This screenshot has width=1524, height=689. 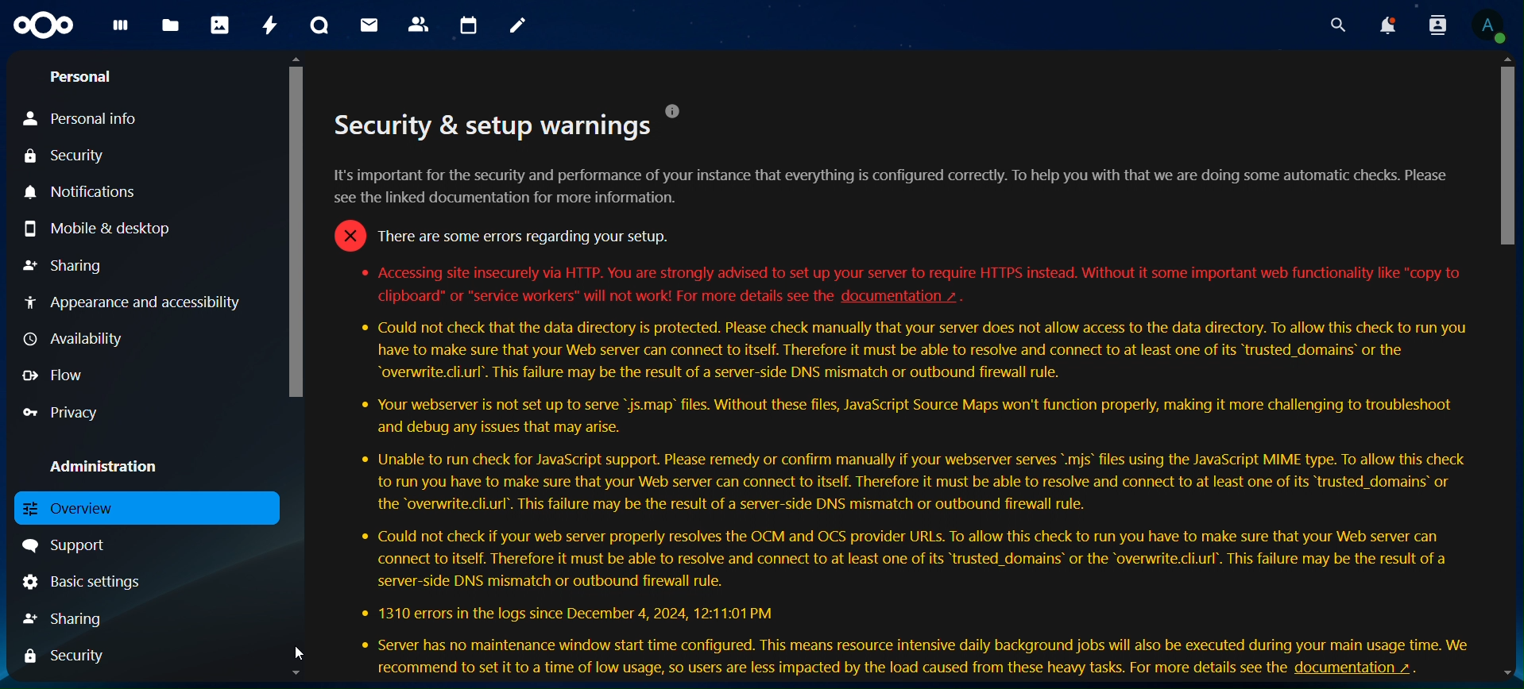 I want to click on appearance and accessibilty, so click(x=136, y=302).